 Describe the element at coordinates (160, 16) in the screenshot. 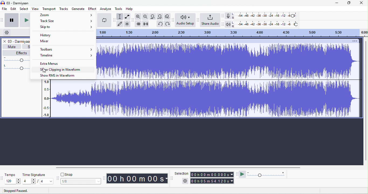

I see `fit to project width` at that location.